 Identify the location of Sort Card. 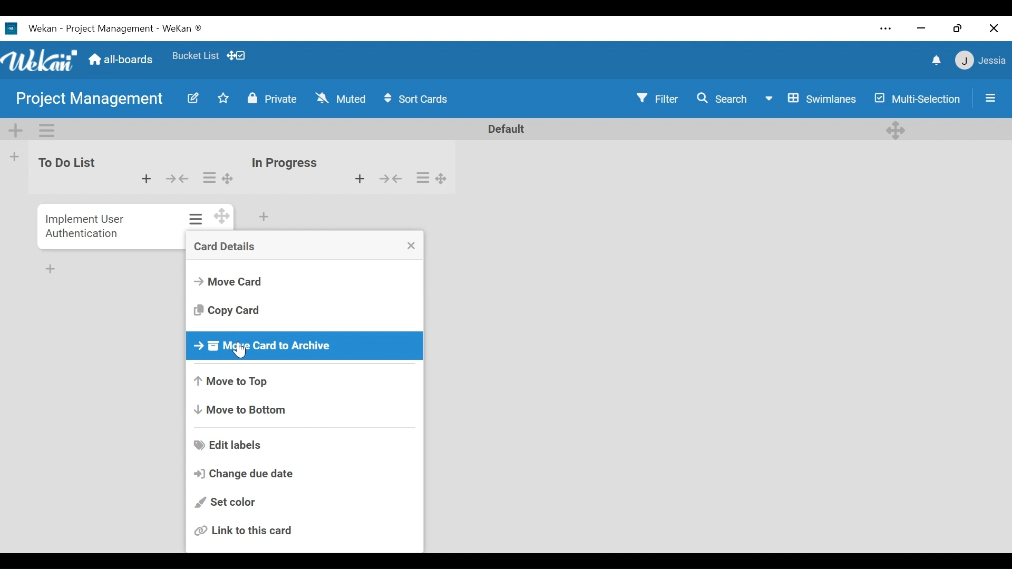
(421, 99).